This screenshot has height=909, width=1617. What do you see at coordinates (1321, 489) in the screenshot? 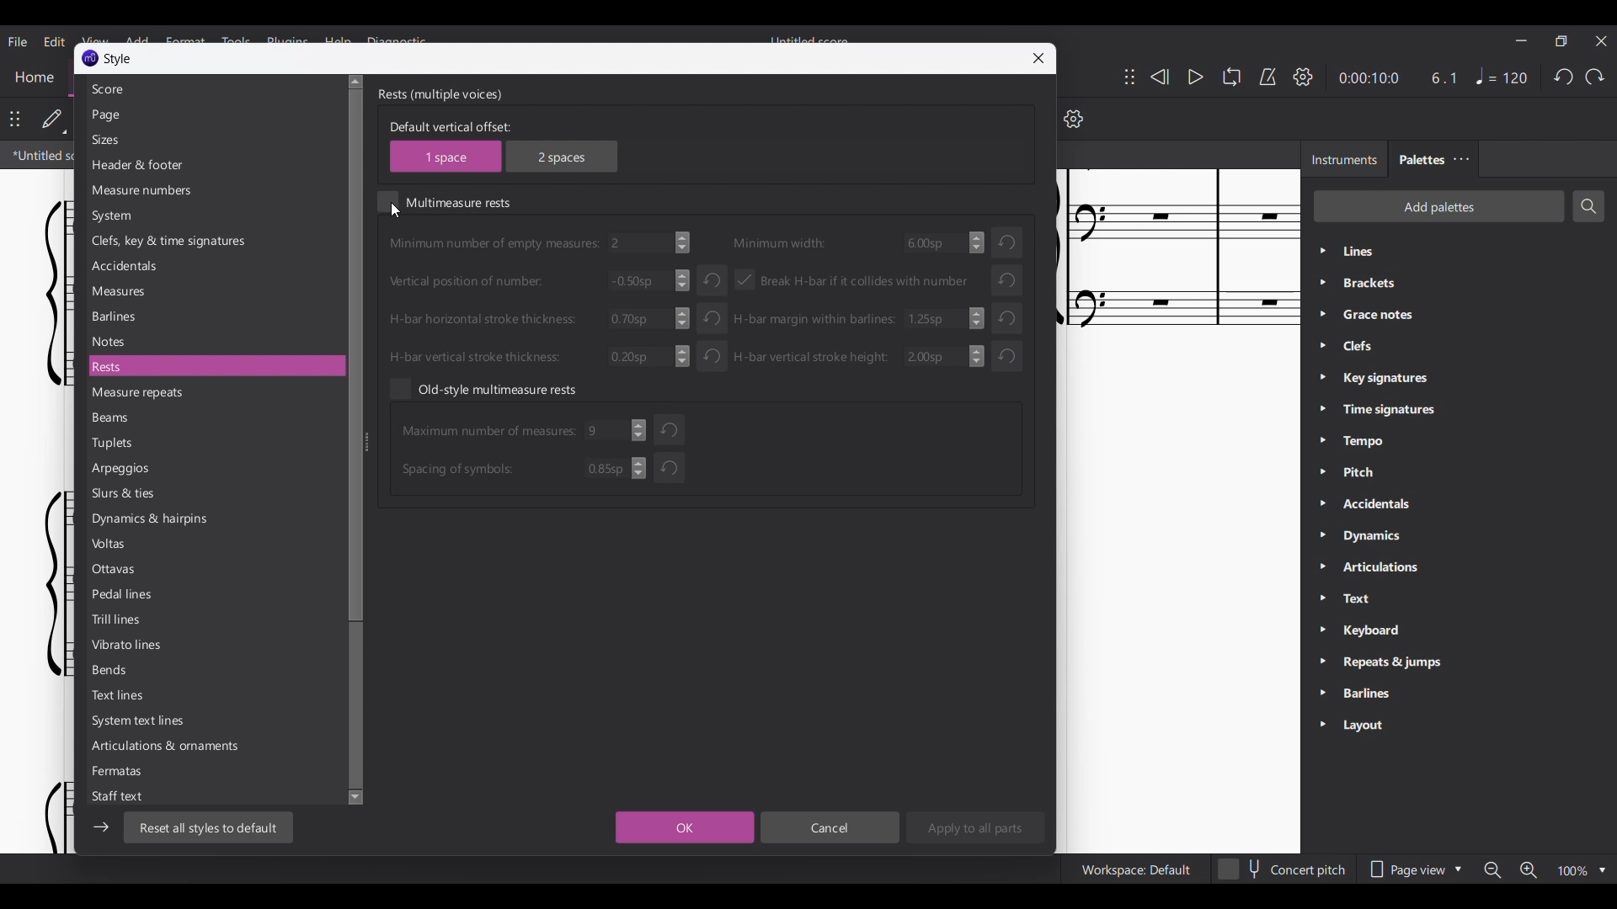
I see `Expand respective palette` at bounding box center [1321, 489].